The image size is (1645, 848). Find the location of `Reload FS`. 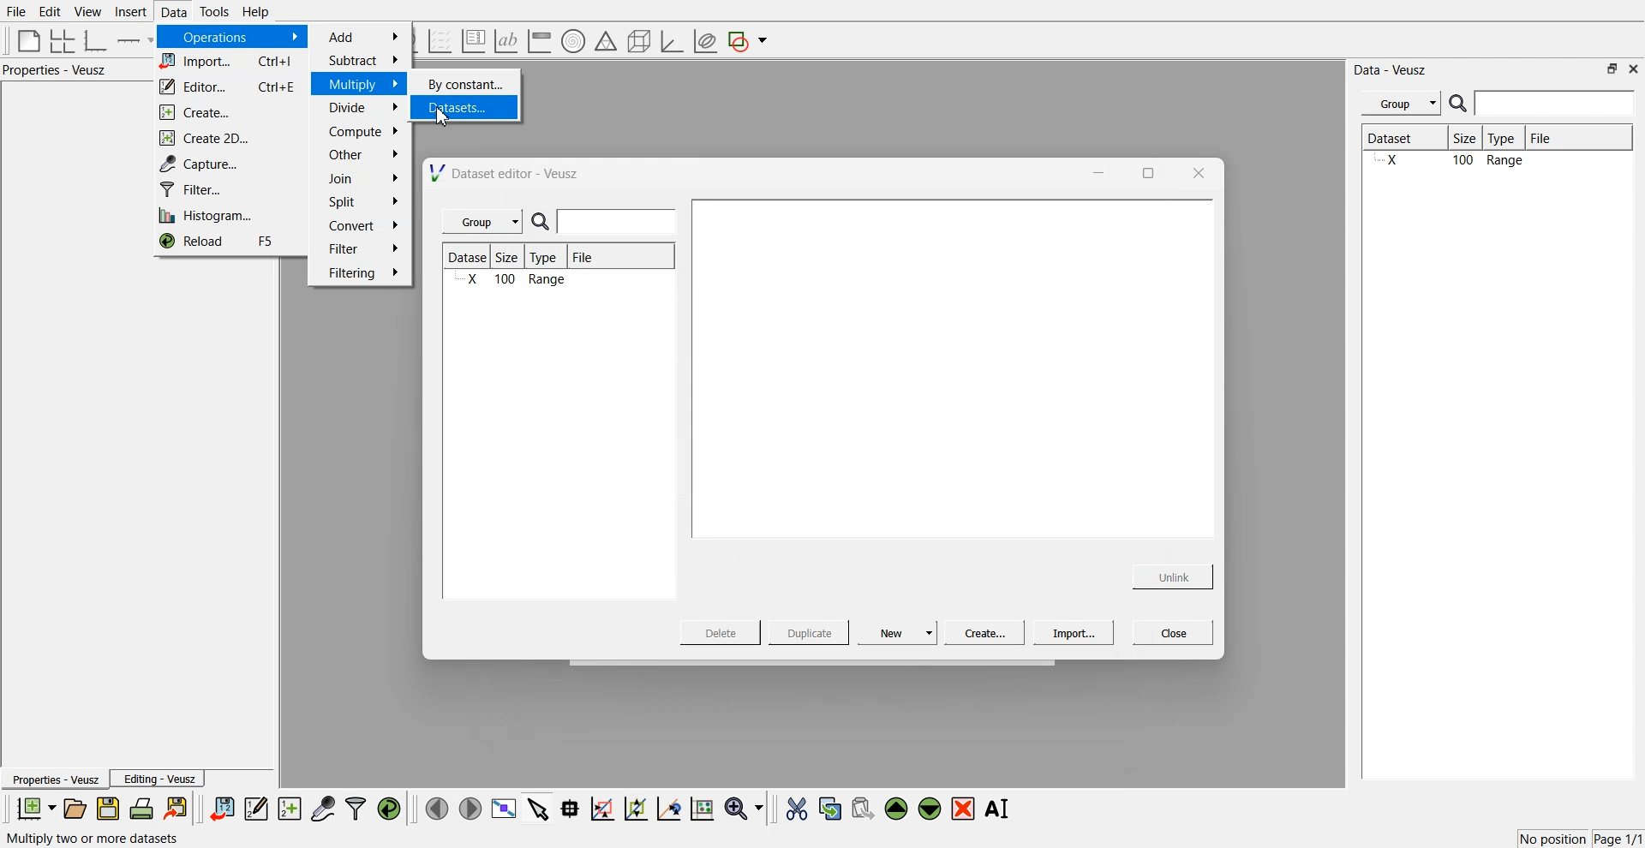

Reload FS is located at coordinates (228, 243).